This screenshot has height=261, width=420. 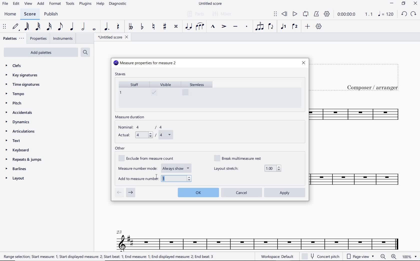 I want to click on TOGGLE DOUBLE-SHARP, so click(x=176, y=26).